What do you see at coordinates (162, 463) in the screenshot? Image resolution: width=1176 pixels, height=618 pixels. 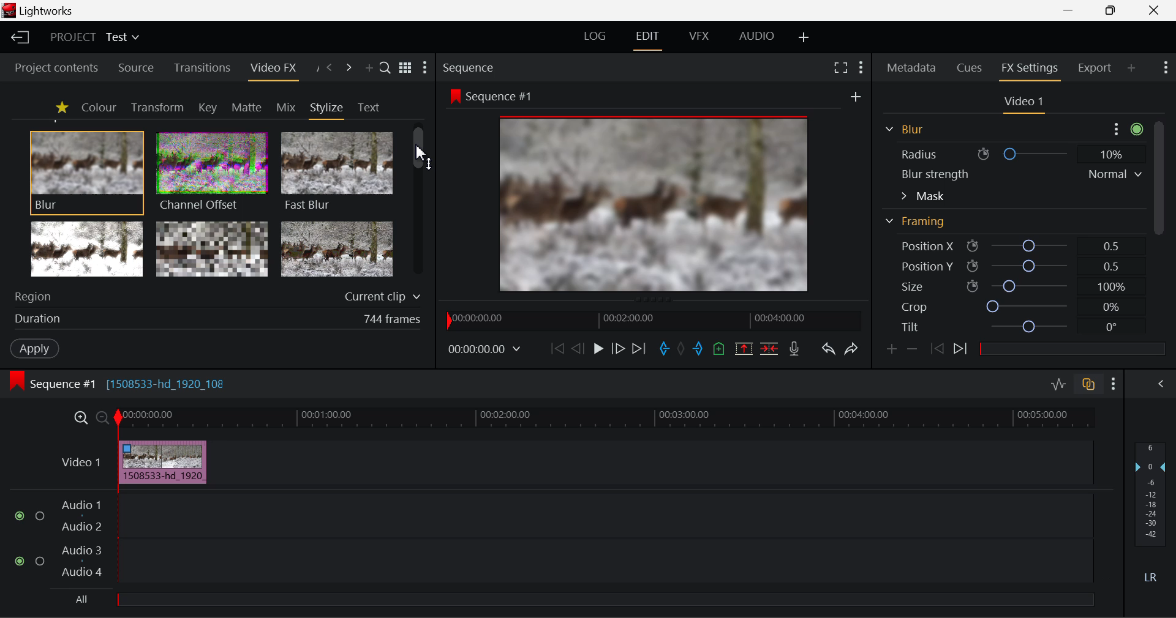 I see `Cursor DRAG_TO Effect on Clip` at bounding box center [162, 463].